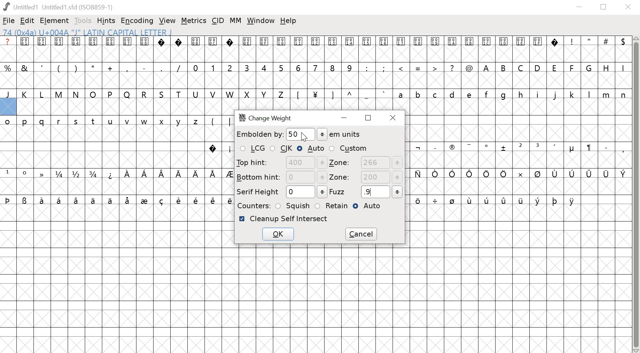 The height and width of the screenshot is (353, 640). I want to click on MM, so click(236, 21).